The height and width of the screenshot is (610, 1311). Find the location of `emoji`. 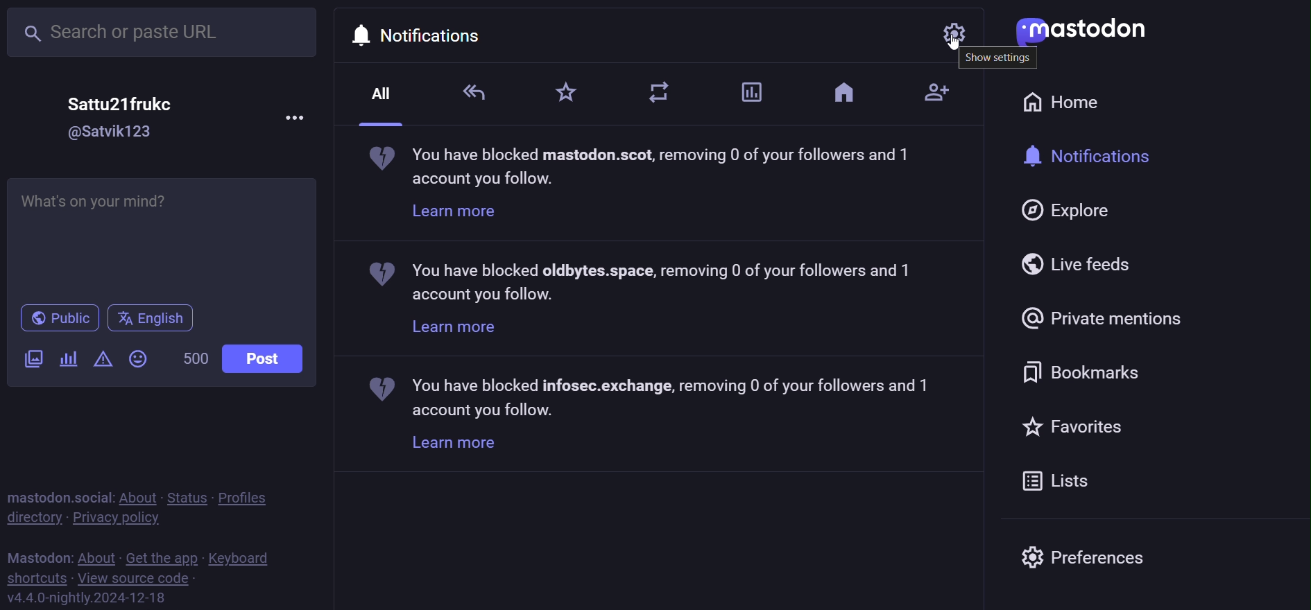

emoji is located at coordinates (139, 358).